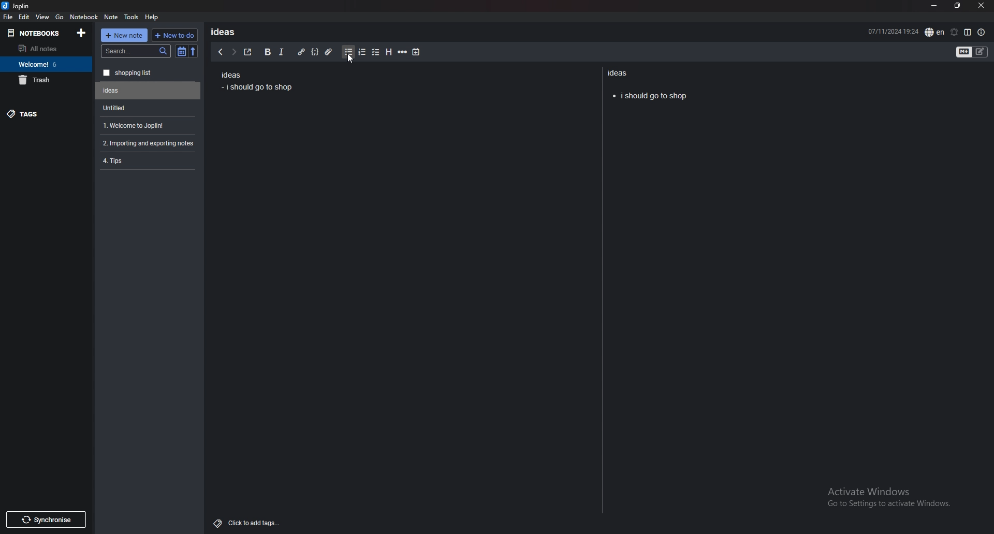 This screenshot has width=994, height=534. I want to click on code, so click(314, 52).